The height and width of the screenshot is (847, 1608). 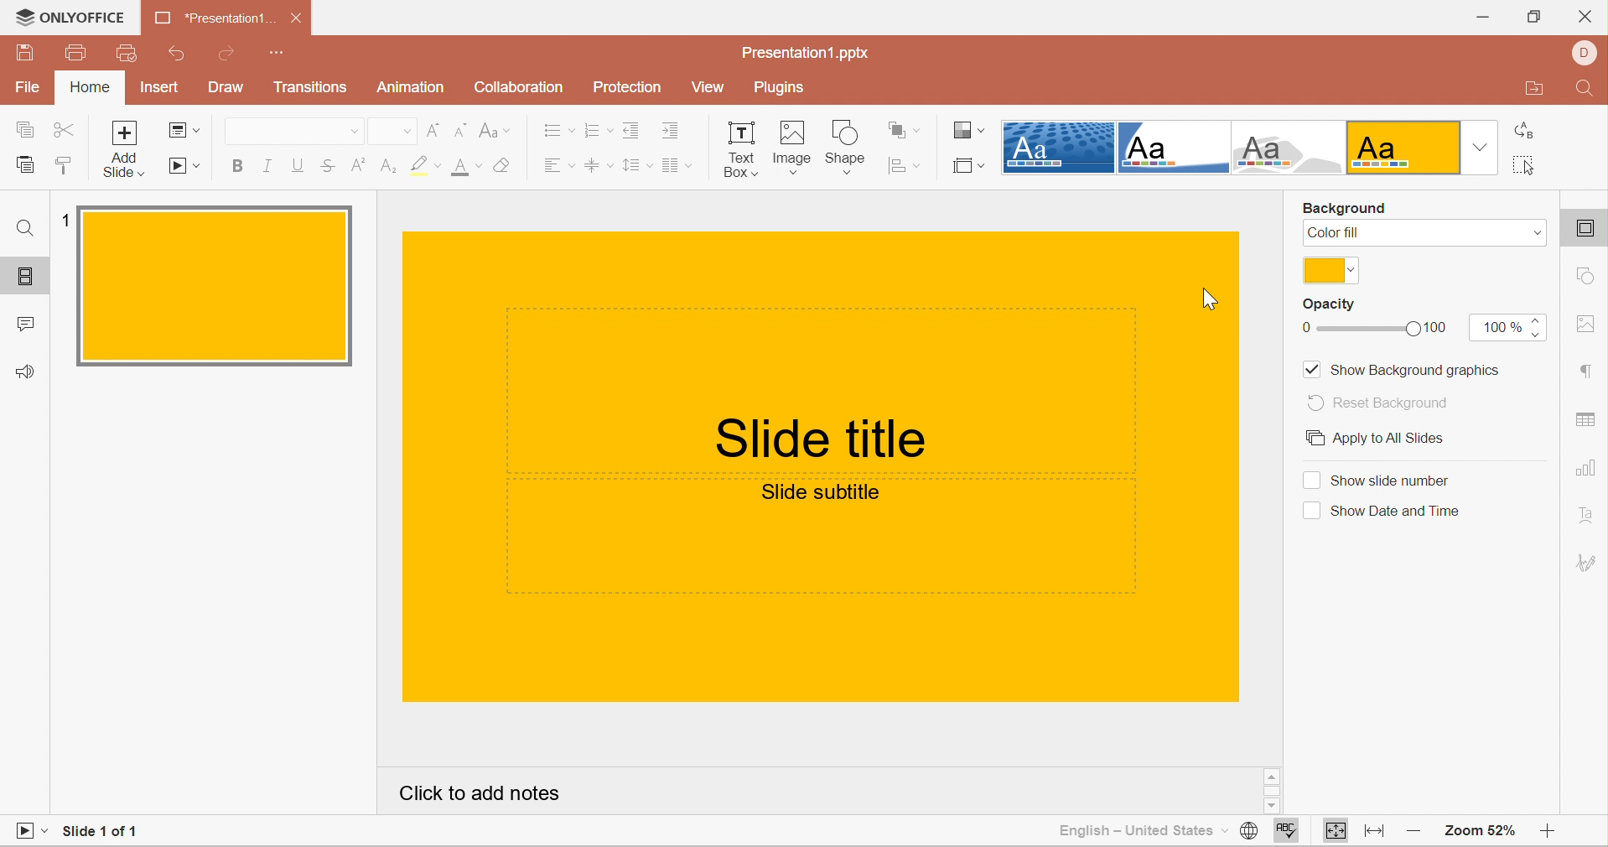 What do you see at coordinates (179, 129) in the screenshot?
I see `Change slide layout` at bounding box center [179, 129].